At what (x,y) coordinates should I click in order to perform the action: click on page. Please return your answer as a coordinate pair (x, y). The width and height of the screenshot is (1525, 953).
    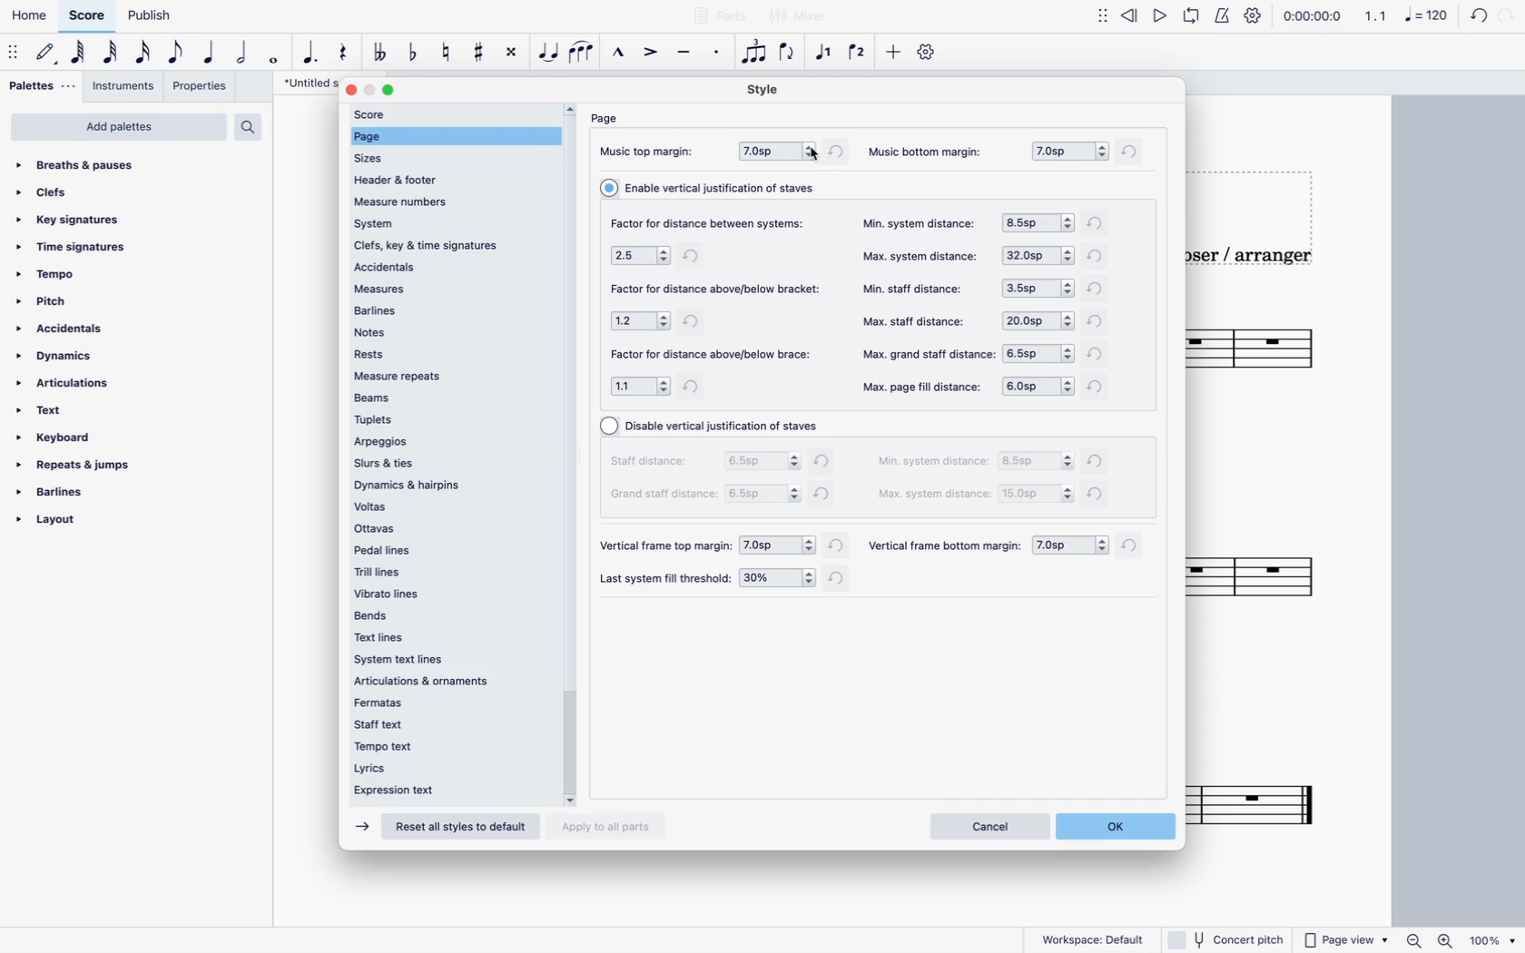
    Looking at the image, I should click on (605, 119).